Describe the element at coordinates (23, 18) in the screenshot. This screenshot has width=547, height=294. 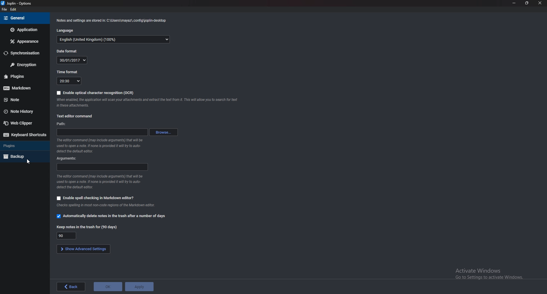
I see `general` at that location.